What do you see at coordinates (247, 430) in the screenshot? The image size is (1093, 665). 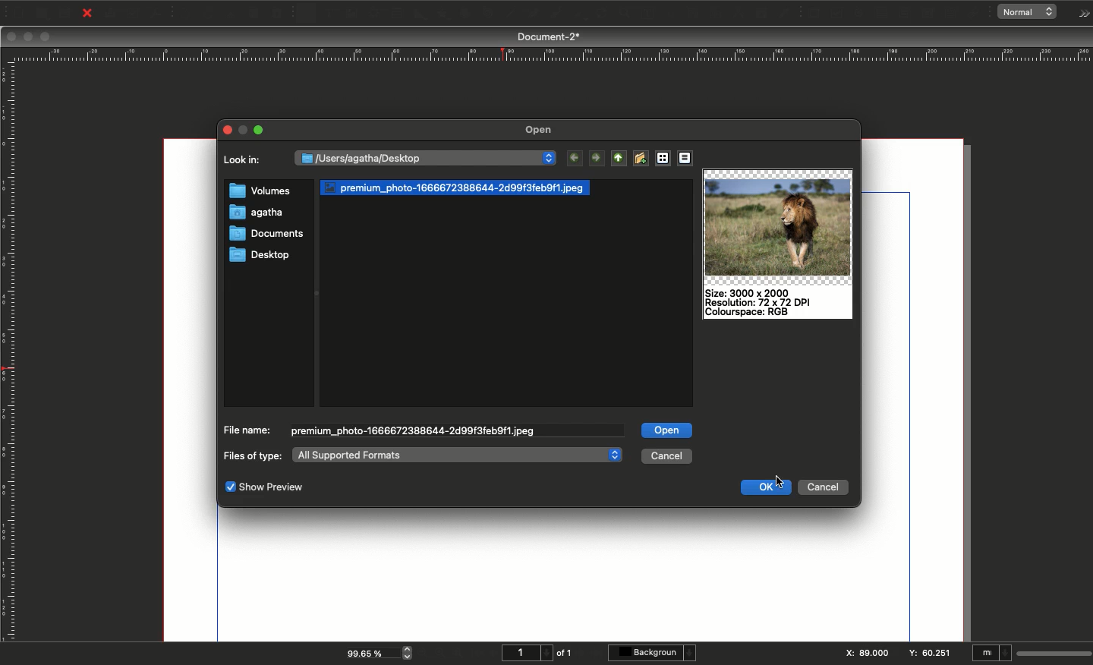 I see `File name` at bounding box center [247, 430].